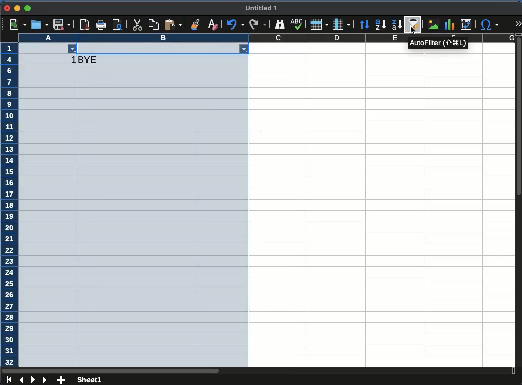 This screenshot has width=522, height=385. What do you see at coordinates (9, 205) in the screenshot?
I see `row` at bounding box center [9, 205].